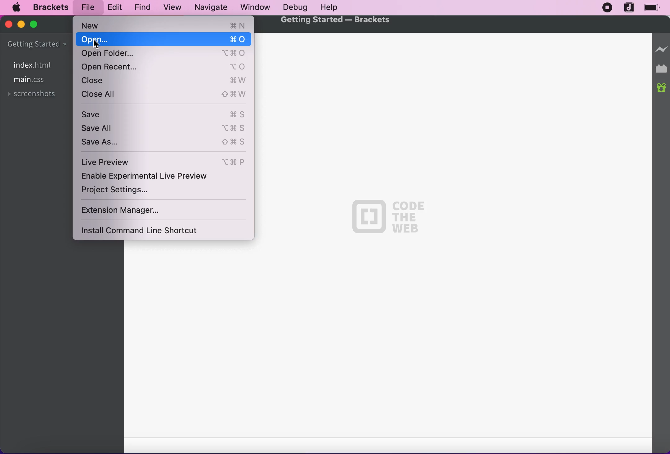 This screenshot has height=454, width=670. What do you see at coordinates (630, 8) in the screenshot?
I see `jopplin app` at bounding box center [630, 8].